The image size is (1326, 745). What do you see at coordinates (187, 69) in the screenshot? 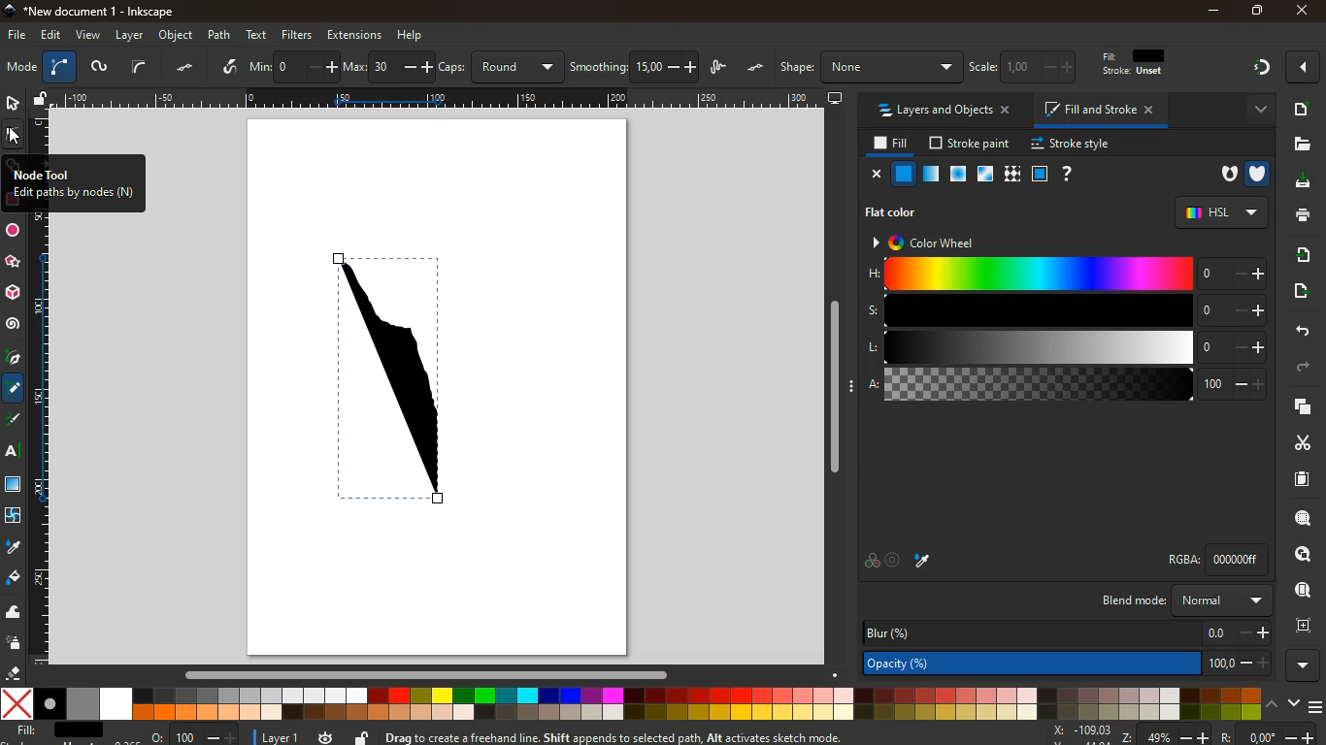
I see `dot` at bounding box center [187, 69].